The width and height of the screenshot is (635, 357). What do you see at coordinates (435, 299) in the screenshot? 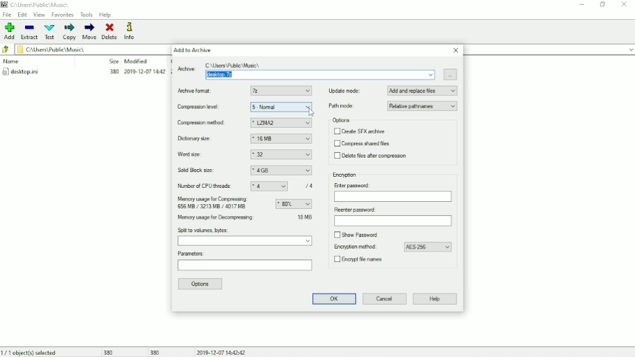
I see `Help` at bounding box center [435, 299].